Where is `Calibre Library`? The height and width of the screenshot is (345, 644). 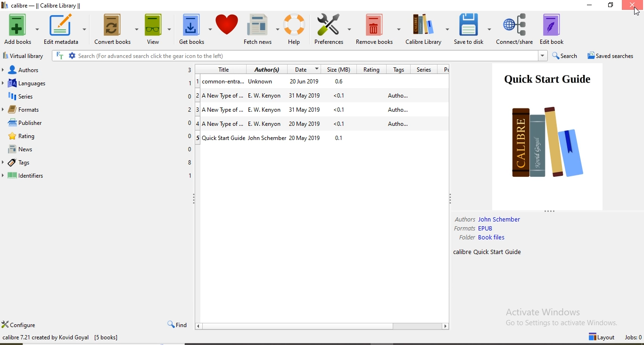
Calibre Library is located at coordinates (428, 29).